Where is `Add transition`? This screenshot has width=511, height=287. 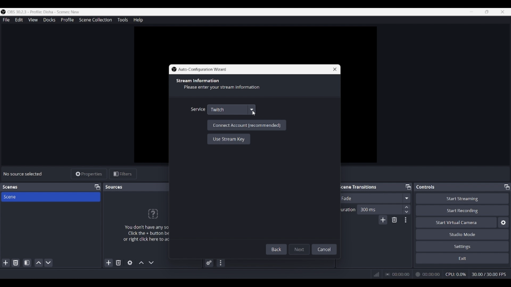 Add transition is located at coordinates (383, 220).